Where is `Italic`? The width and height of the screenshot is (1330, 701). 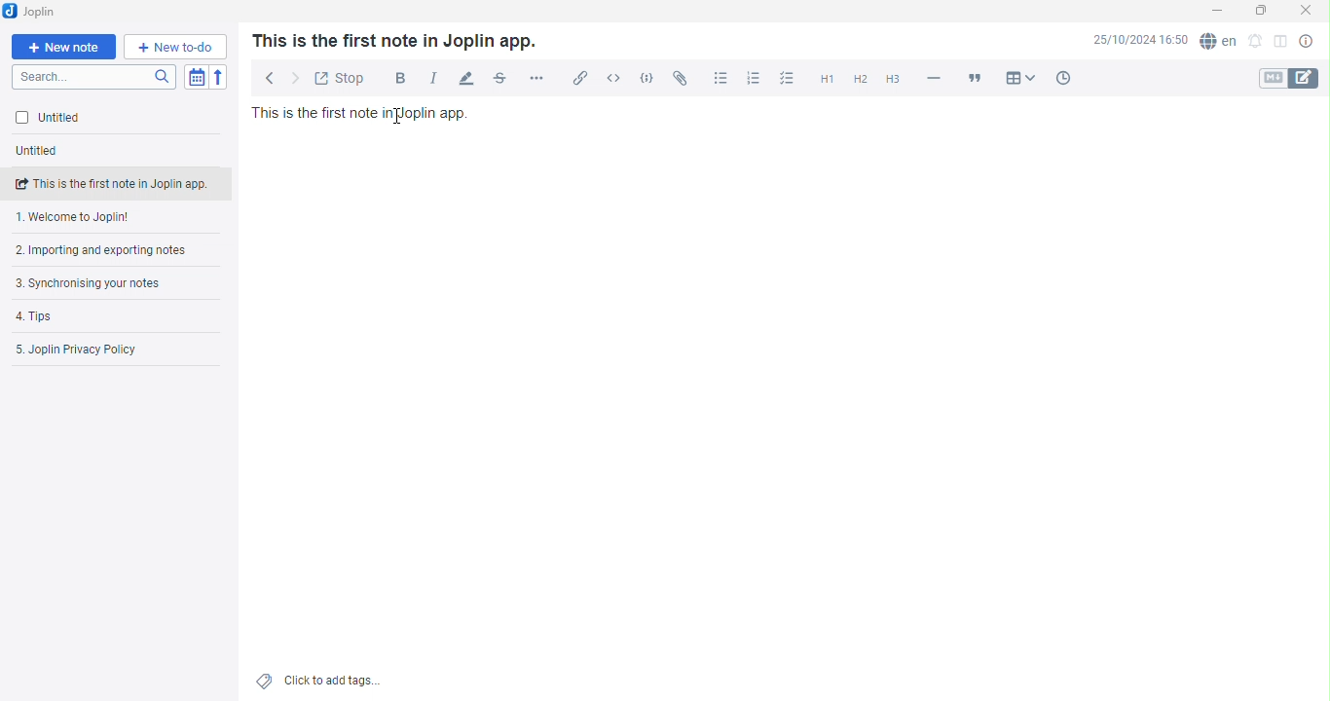 Italic is located at coordinates (428, 78).